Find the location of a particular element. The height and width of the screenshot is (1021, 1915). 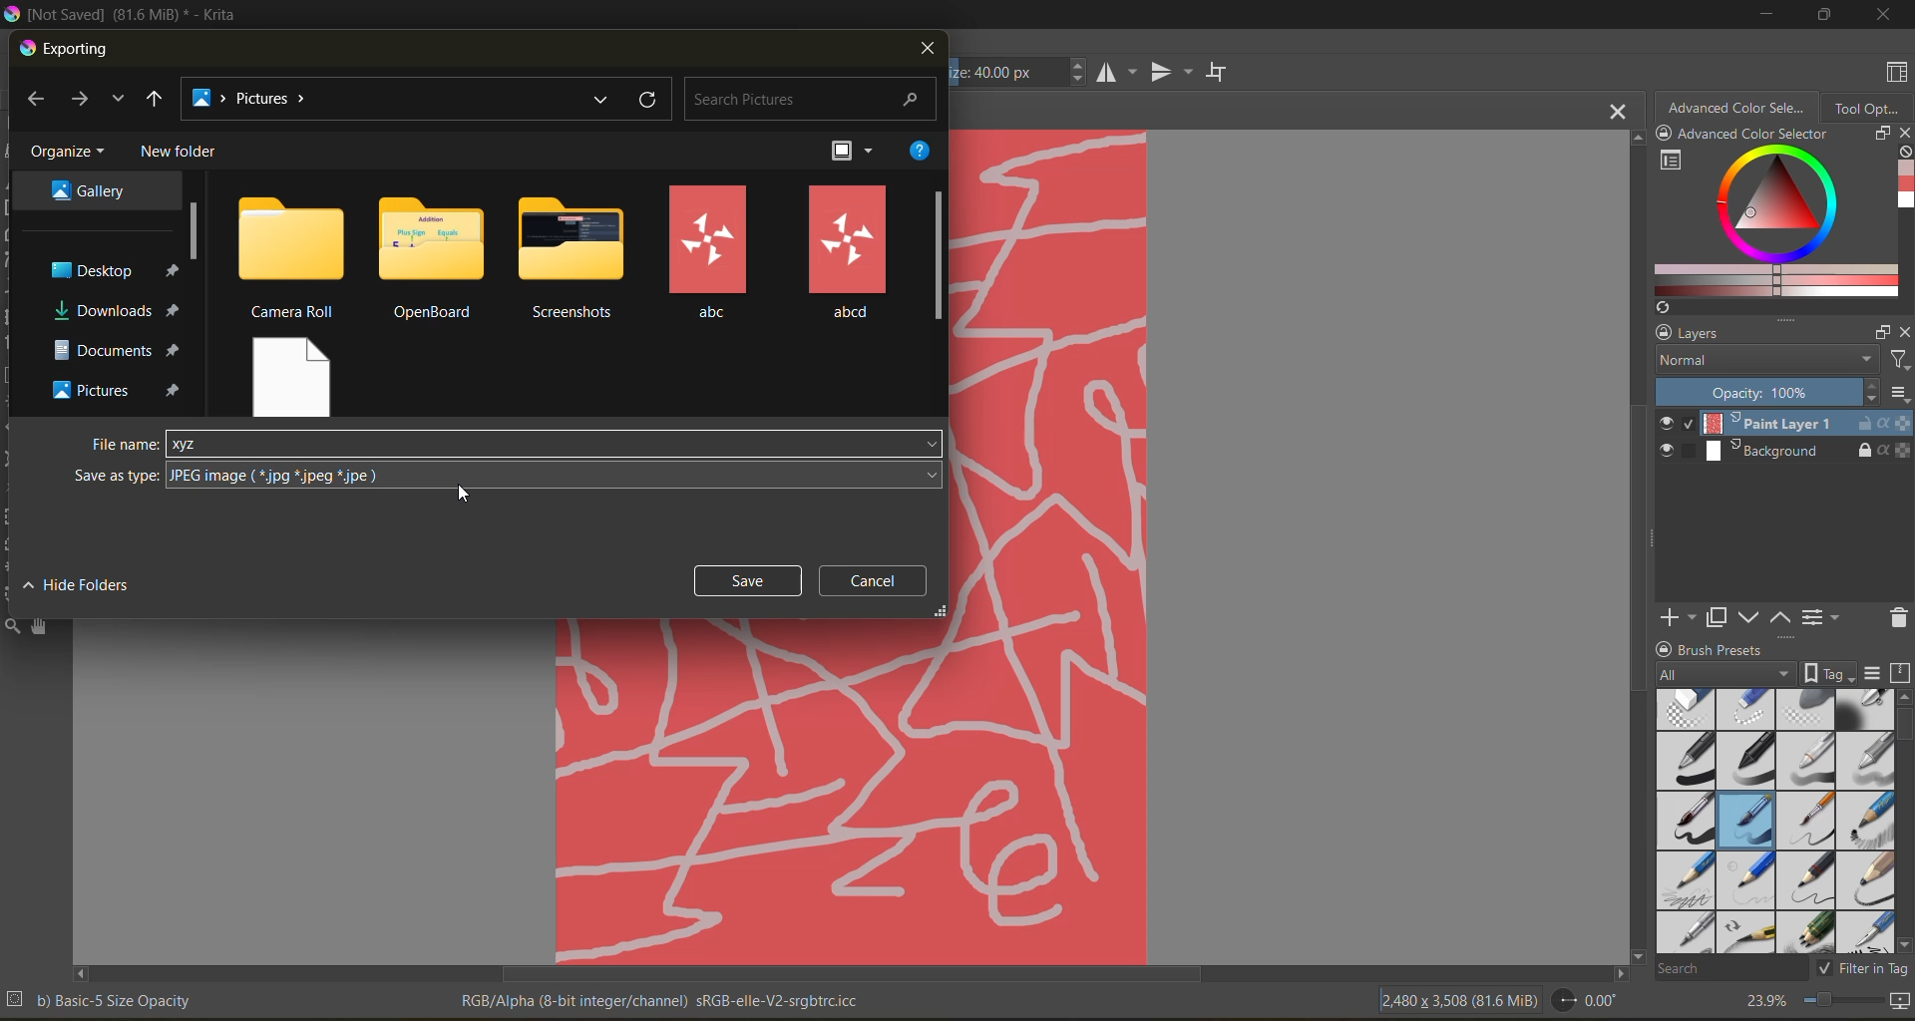

Refresh is located at coordinates (1660, 307).